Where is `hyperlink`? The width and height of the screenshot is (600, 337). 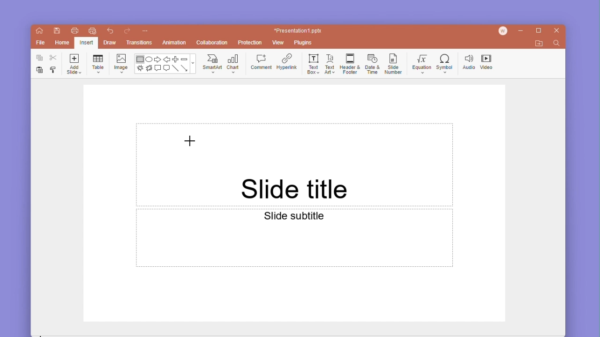
hyperlink is located at coordinates (287, 61).